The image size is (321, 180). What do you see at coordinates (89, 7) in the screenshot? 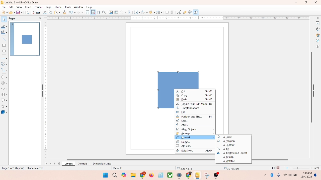
I see `help` at bounding box center [89, 7].